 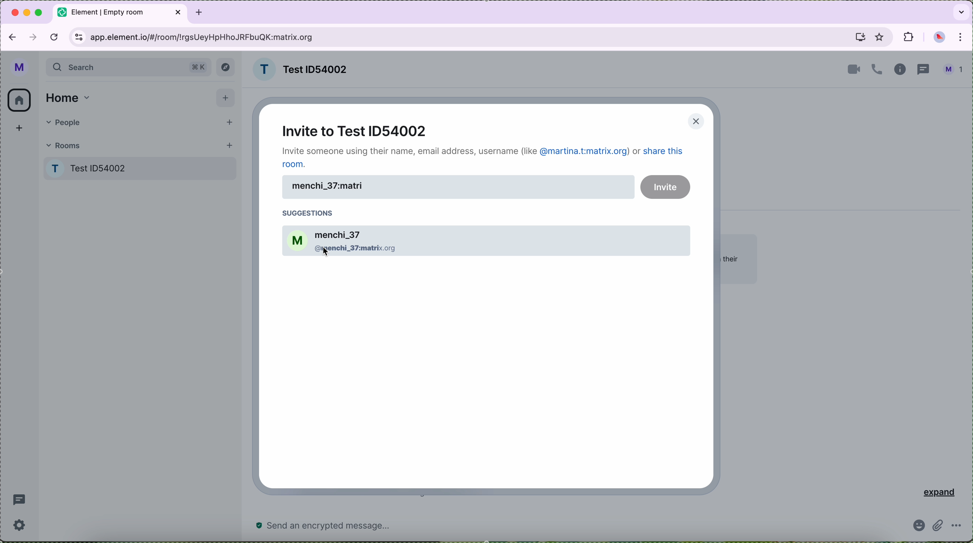 What do you see at coordinates (22, 499) in the screenshot?
I see `threads` at bounding box center [22, 499].